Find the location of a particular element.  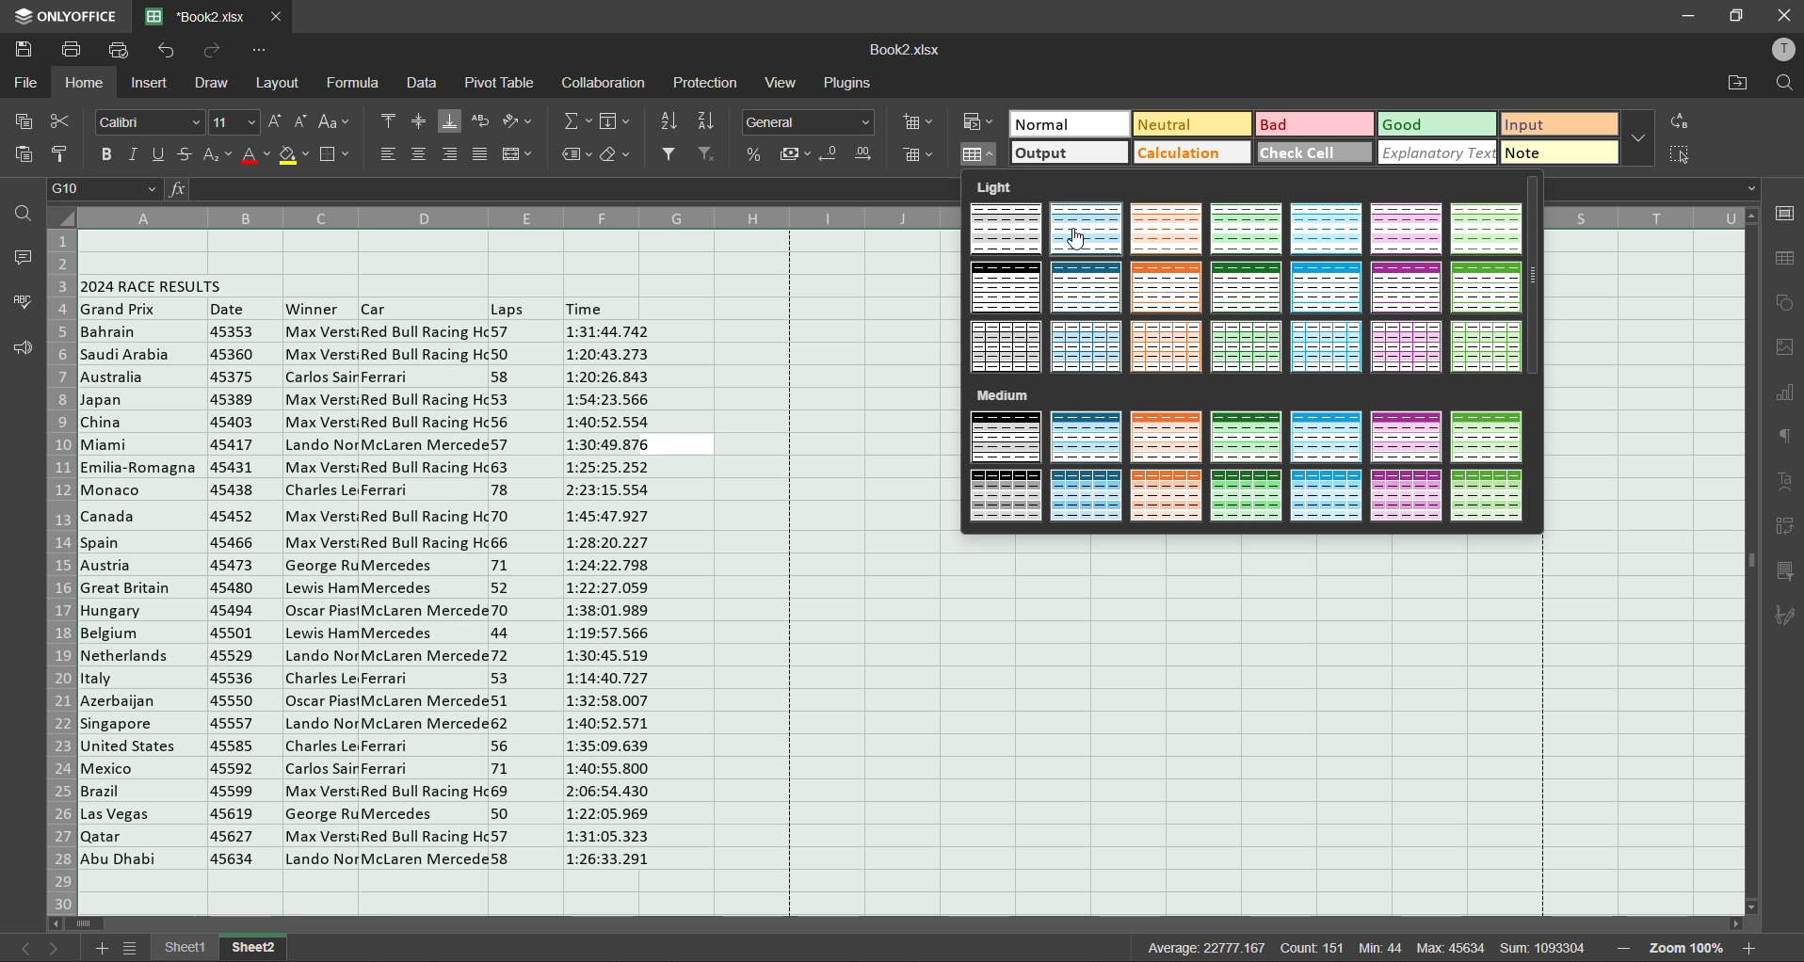

filter is located at coordinates (671, 154).